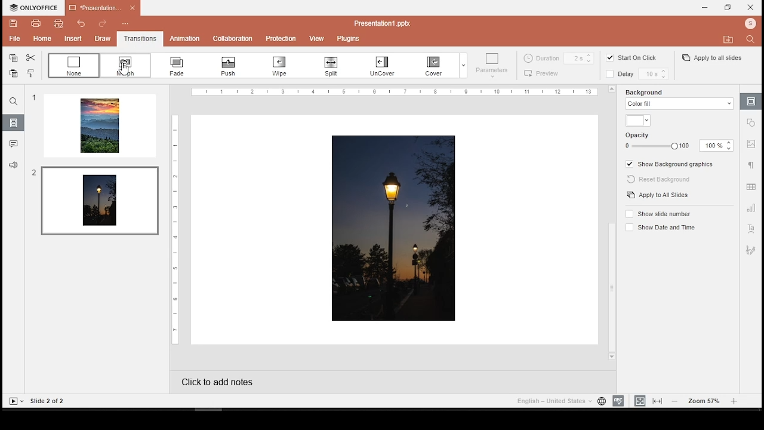 This screenshot has width=764, height=430. What do you see at coordinates (316, 38) in the screenshot?
I see `view` at bounding box center [316, 38].